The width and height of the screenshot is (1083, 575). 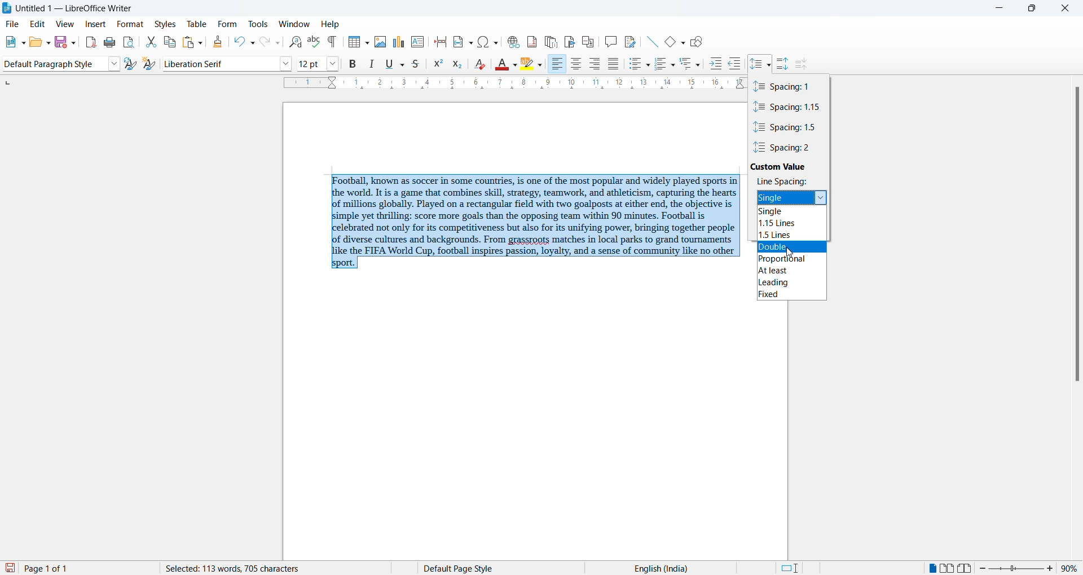 What do you see at coordinates (785, 198) in the screenshot?
I see `selected spacing` at bounding box center [785, 198].